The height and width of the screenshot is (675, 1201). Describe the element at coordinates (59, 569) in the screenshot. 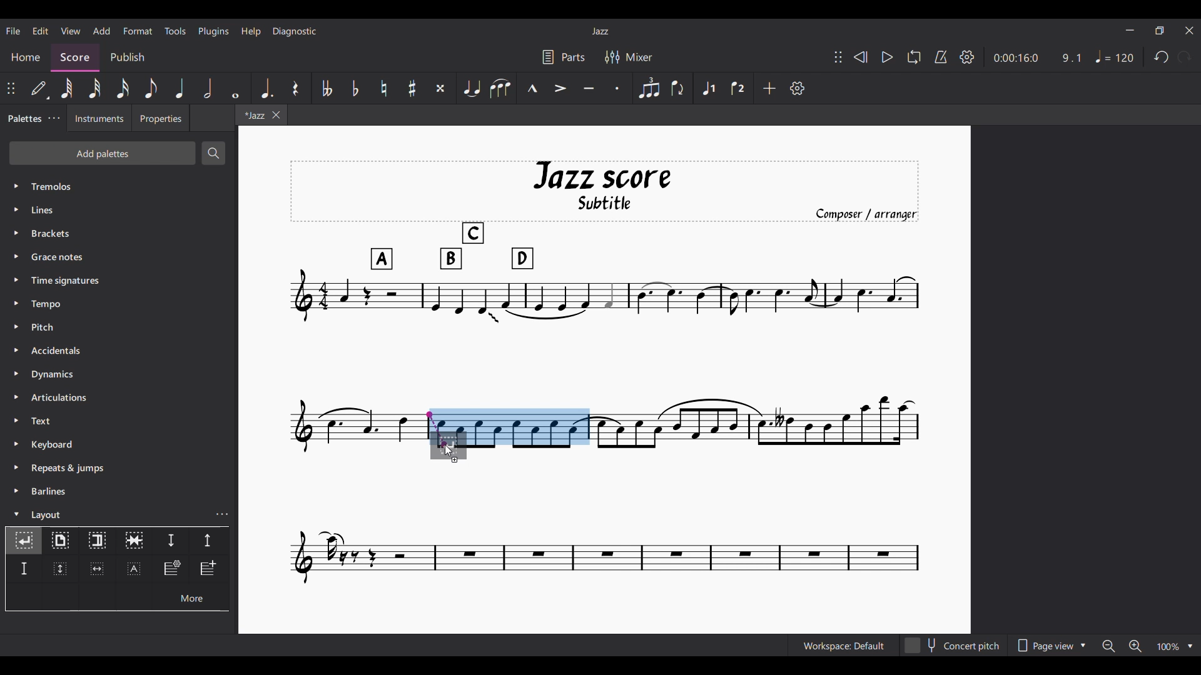

I see `Insert vertical frame` at that location.